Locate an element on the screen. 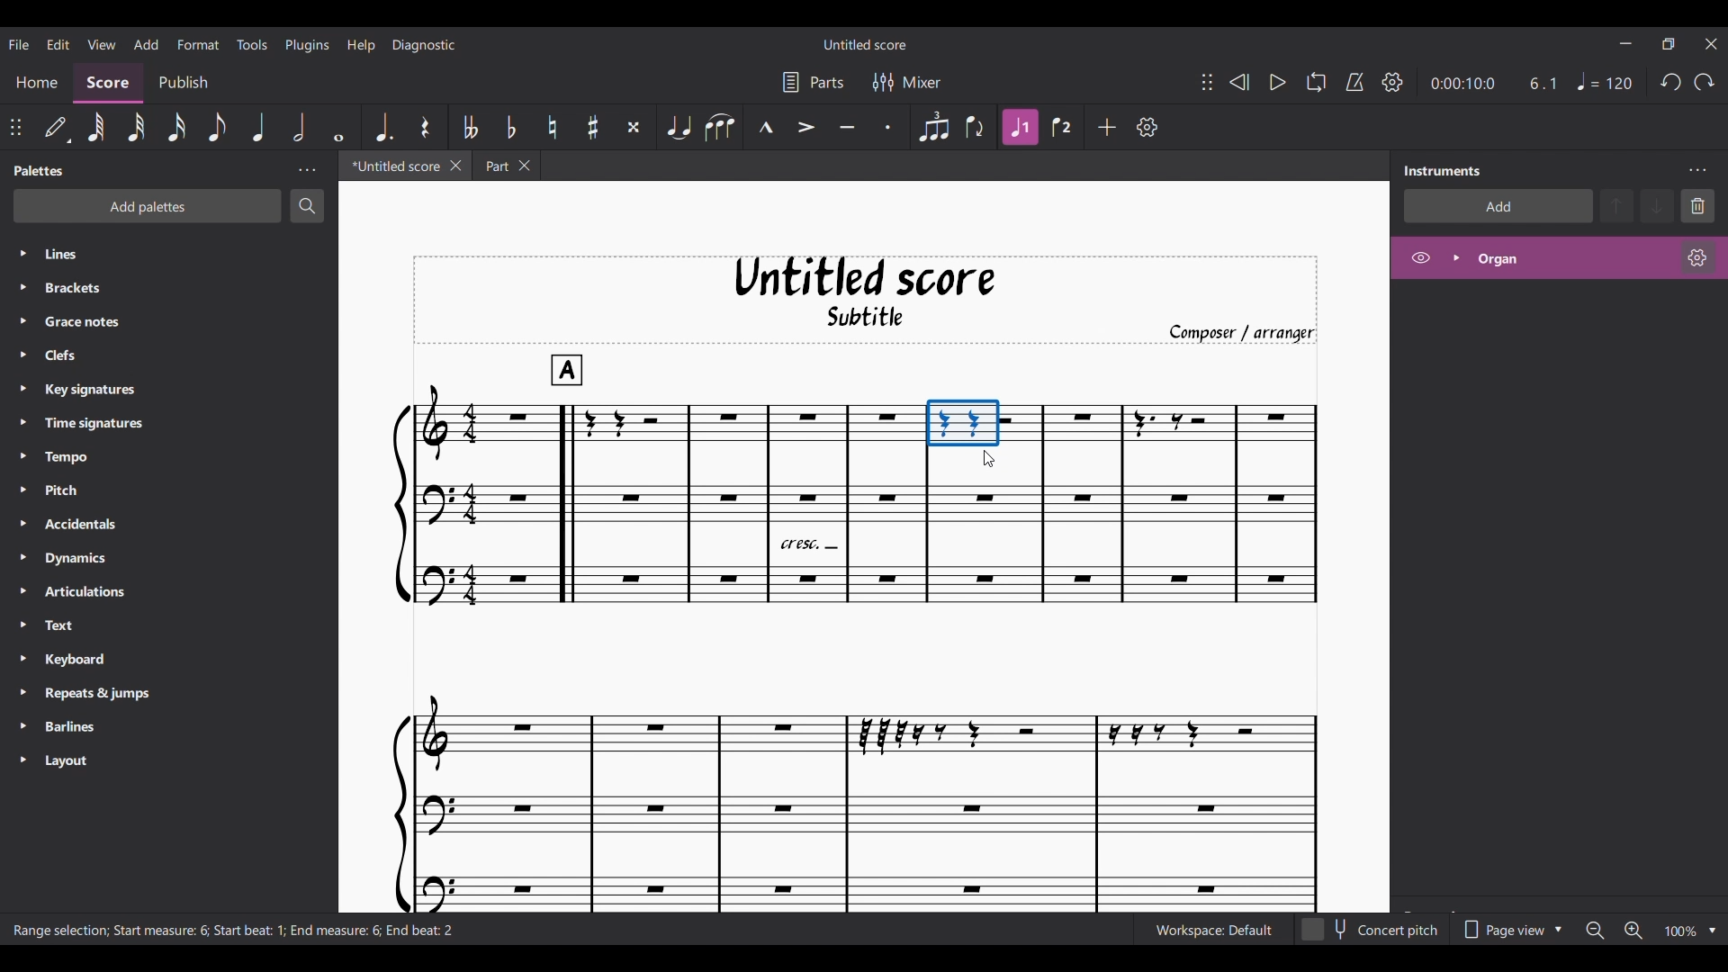 The image size is (1728, 972). Add is located at coordinates (1107, 127).